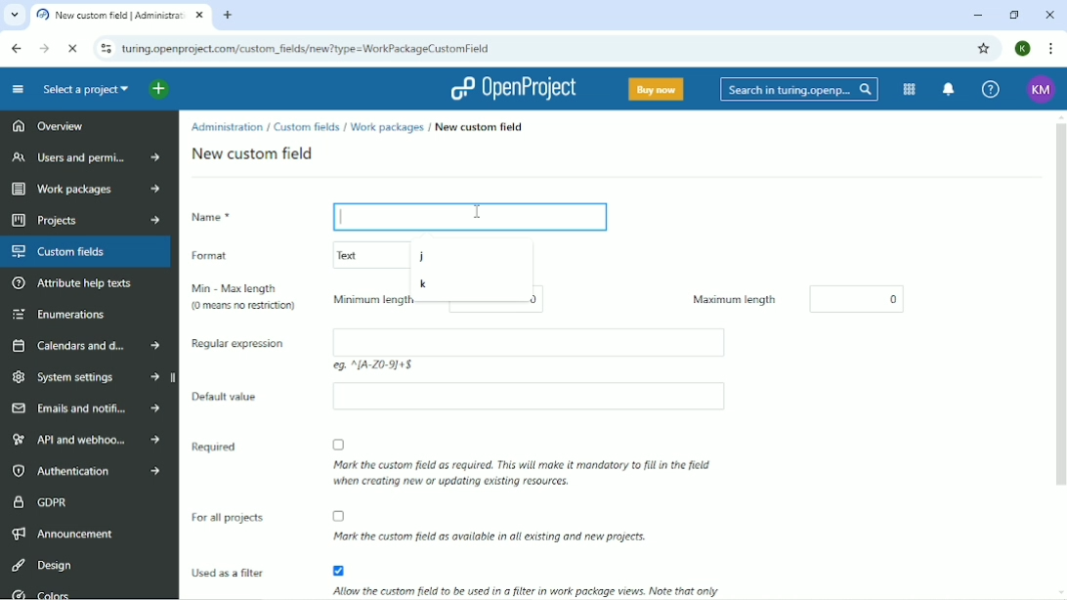  What do you see at coordinates (423, 256) in the screenshot?
I see `j` at bounding box center [423, 256].